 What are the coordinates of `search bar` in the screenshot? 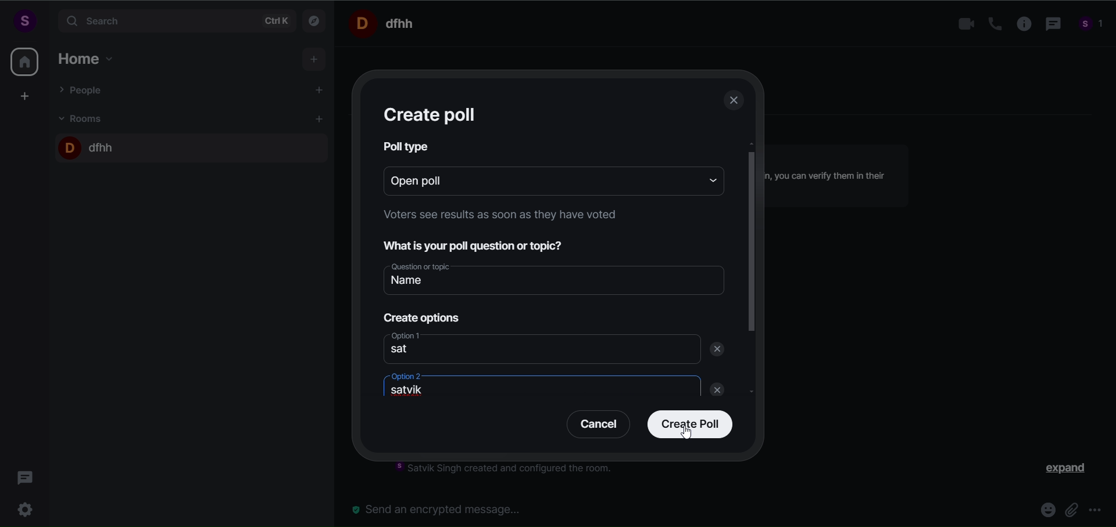 It's located at (174, 21).